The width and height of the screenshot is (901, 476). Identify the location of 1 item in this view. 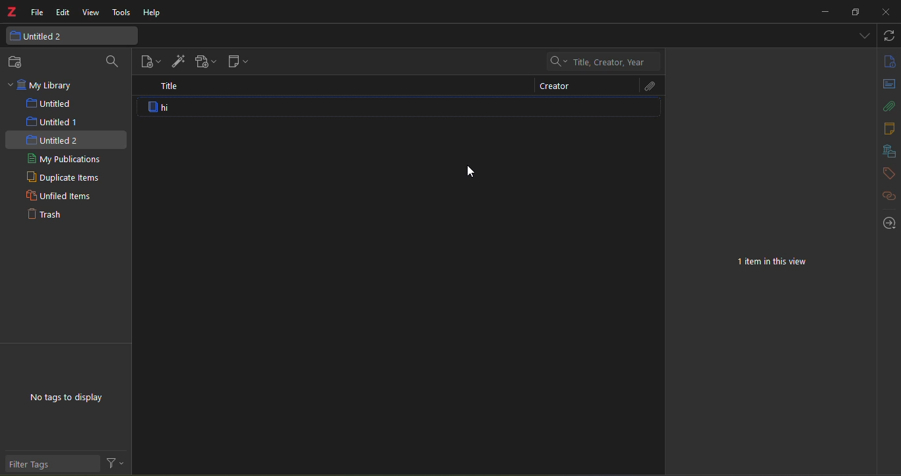
(772, 262).